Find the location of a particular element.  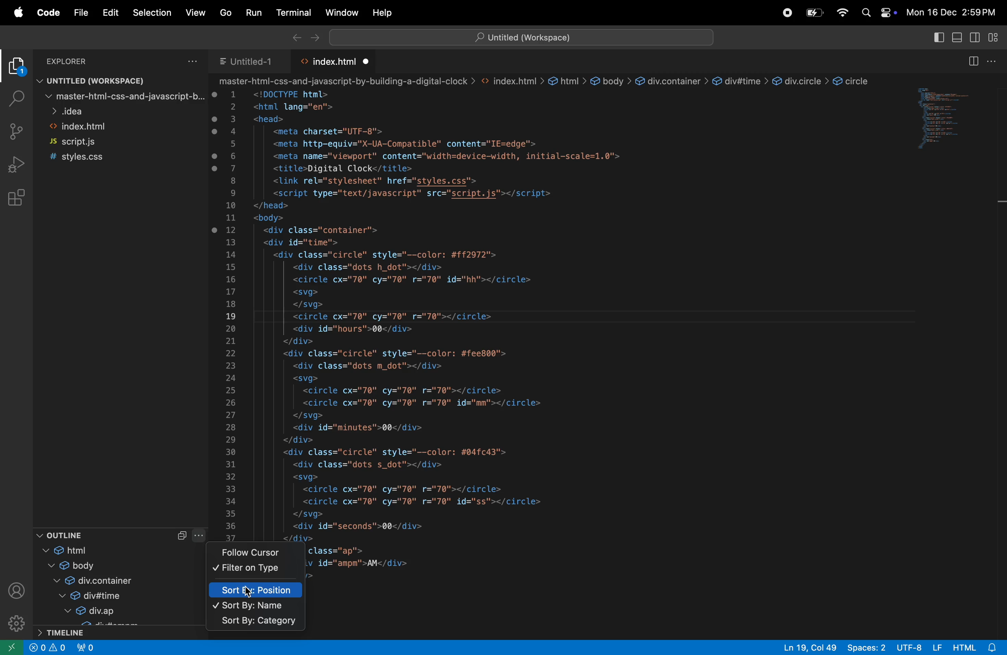

backward is located at coordinates (294, 36).